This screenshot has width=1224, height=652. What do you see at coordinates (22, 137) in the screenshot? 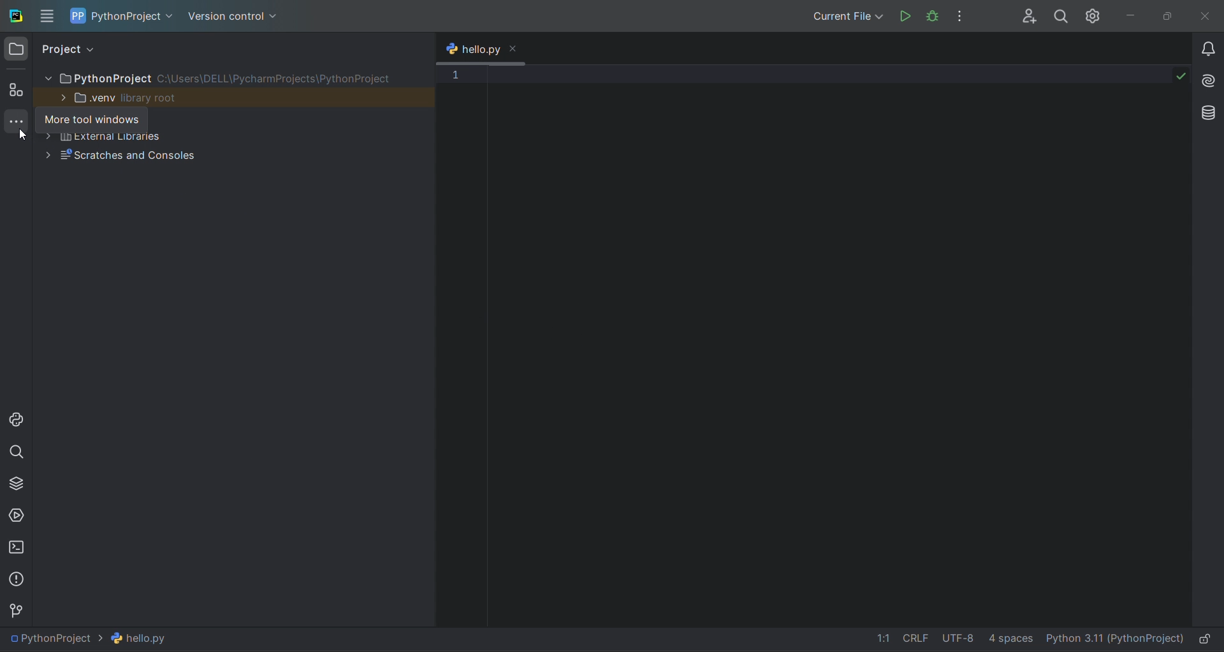
I see `cursor` at bounding box center [22, 137].